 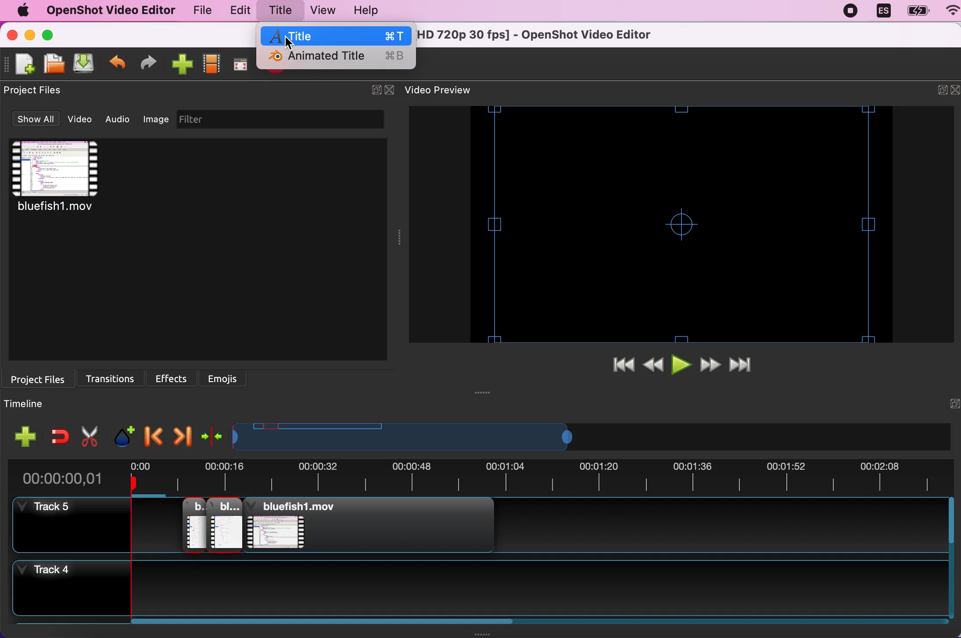 What do you see at coordinates (362, 12) in the screenshot?
I see `help` at bounding box center [362, 12].